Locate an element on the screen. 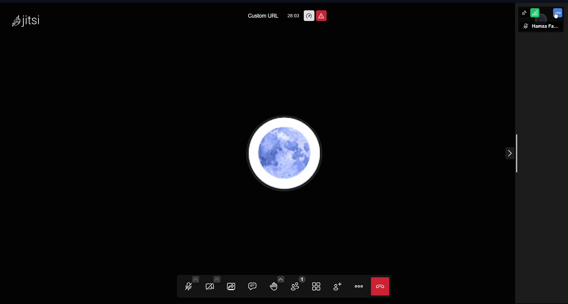 Image resolution: width=568 pixels, height=304 pixels. Account PFP is located at coordinates (286, 152).